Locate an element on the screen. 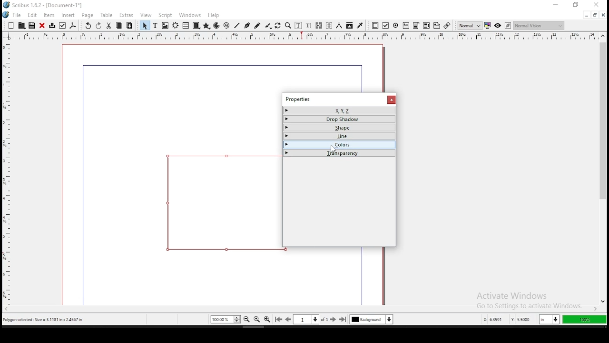  save is located at coordinates (31, 25).